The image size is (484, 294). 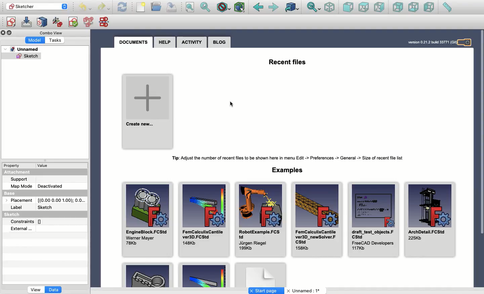 What do you see at coordinates (373, 220) in the screenshot?
I see `draft_test_objects.FCStd FreeCAD Developers 117Kb` at bounding box center [373, 220].